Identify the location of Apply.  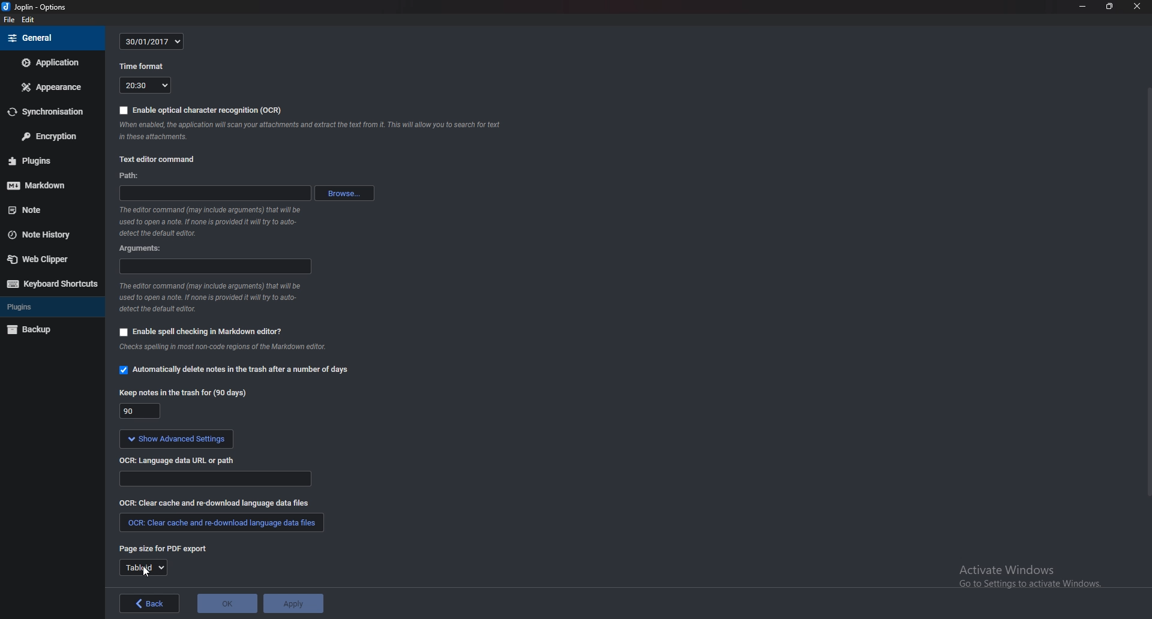
(294, 603).